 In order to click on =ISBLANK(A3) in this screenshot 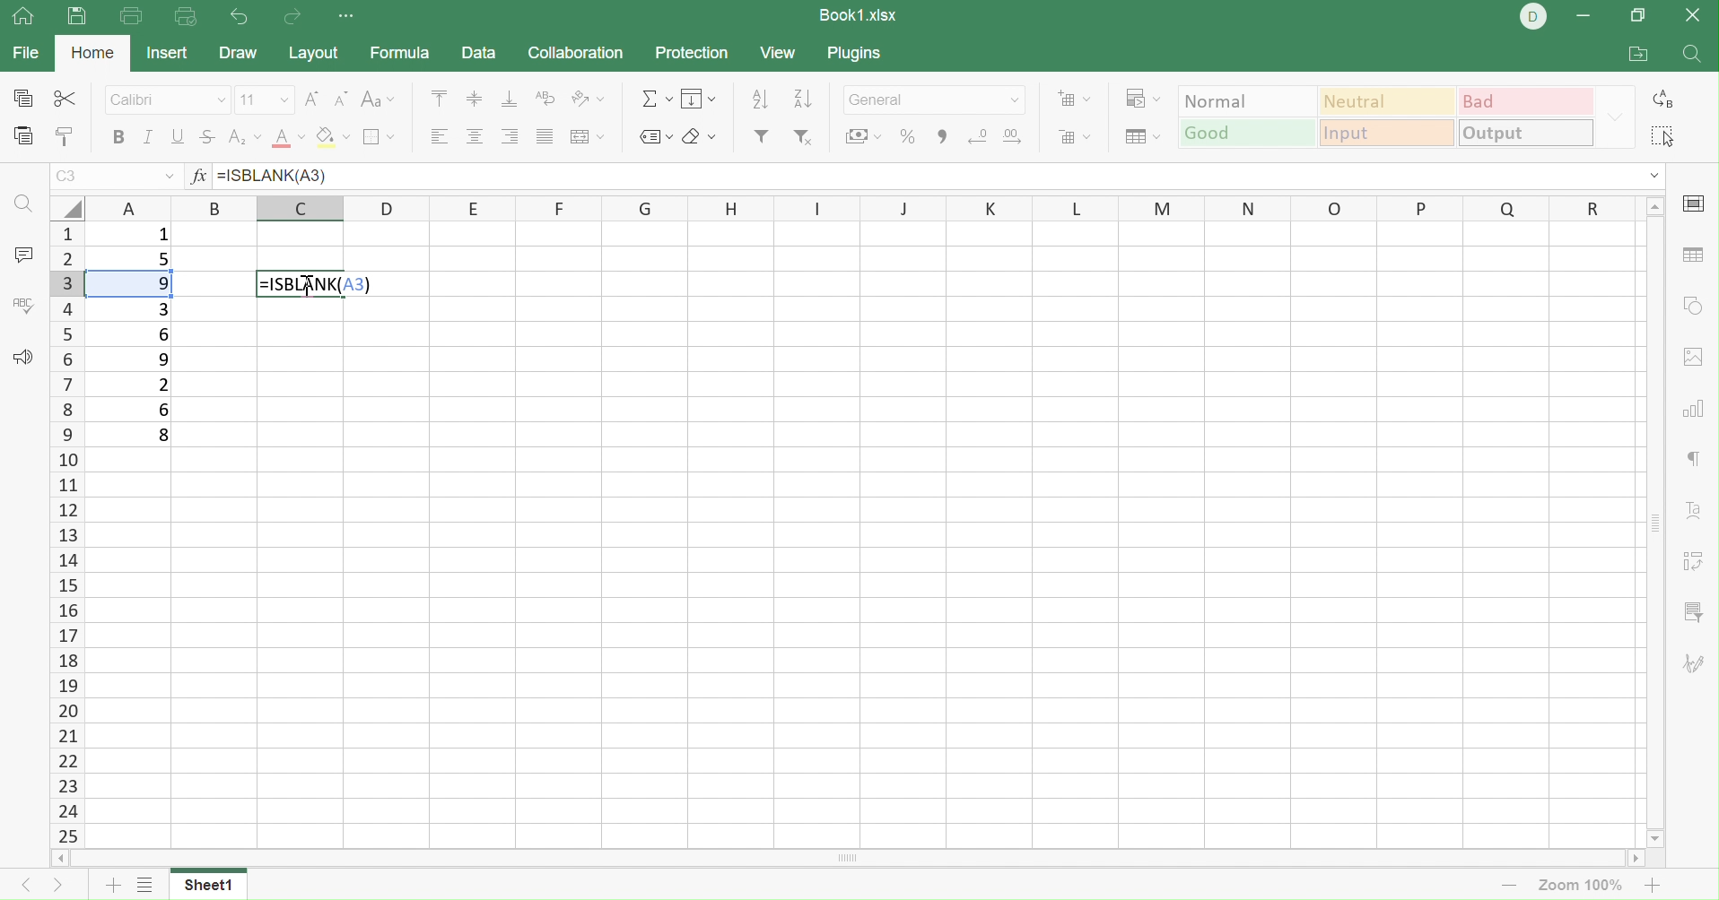, I will do `click(314, 283)`.